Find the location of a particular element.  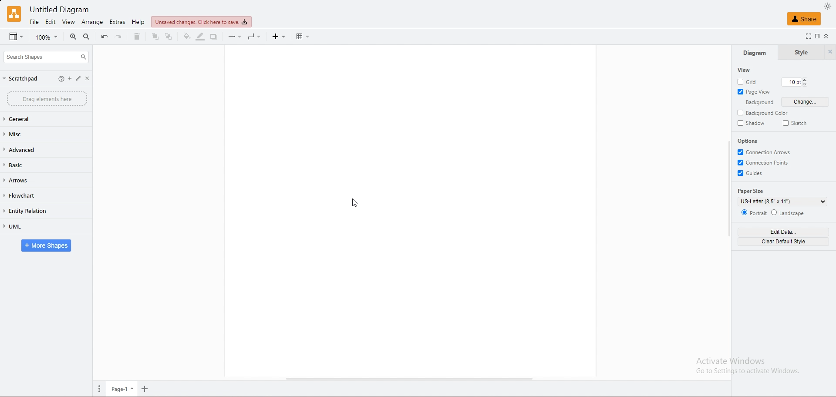

view is located at coordinates (743, 70).